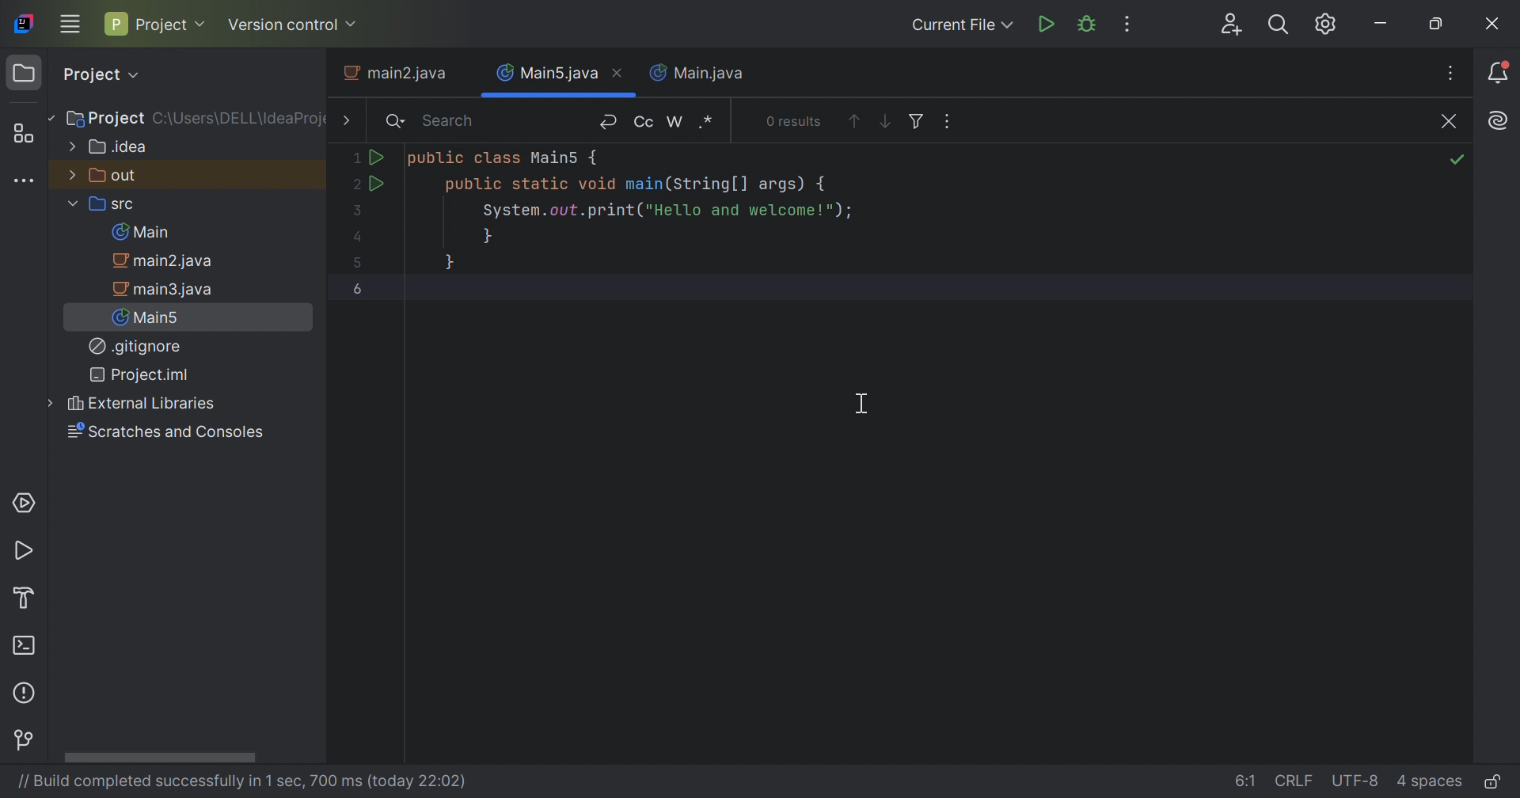 This screenshot has height=798, width=1520. What do you see at coordinates (645, 121) in the screenshot?
I see `Match case` at bounding box center [645, 121].